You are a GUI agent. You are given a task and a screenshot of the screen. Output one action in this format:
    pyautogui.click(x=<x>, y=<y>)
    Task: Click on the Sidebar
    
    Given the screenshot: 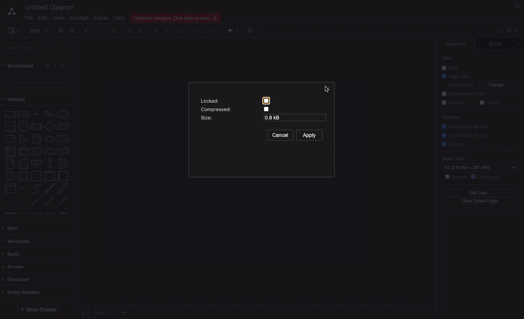 What is the action you would take?
    pyautogui.click(x=508, y=31)
    